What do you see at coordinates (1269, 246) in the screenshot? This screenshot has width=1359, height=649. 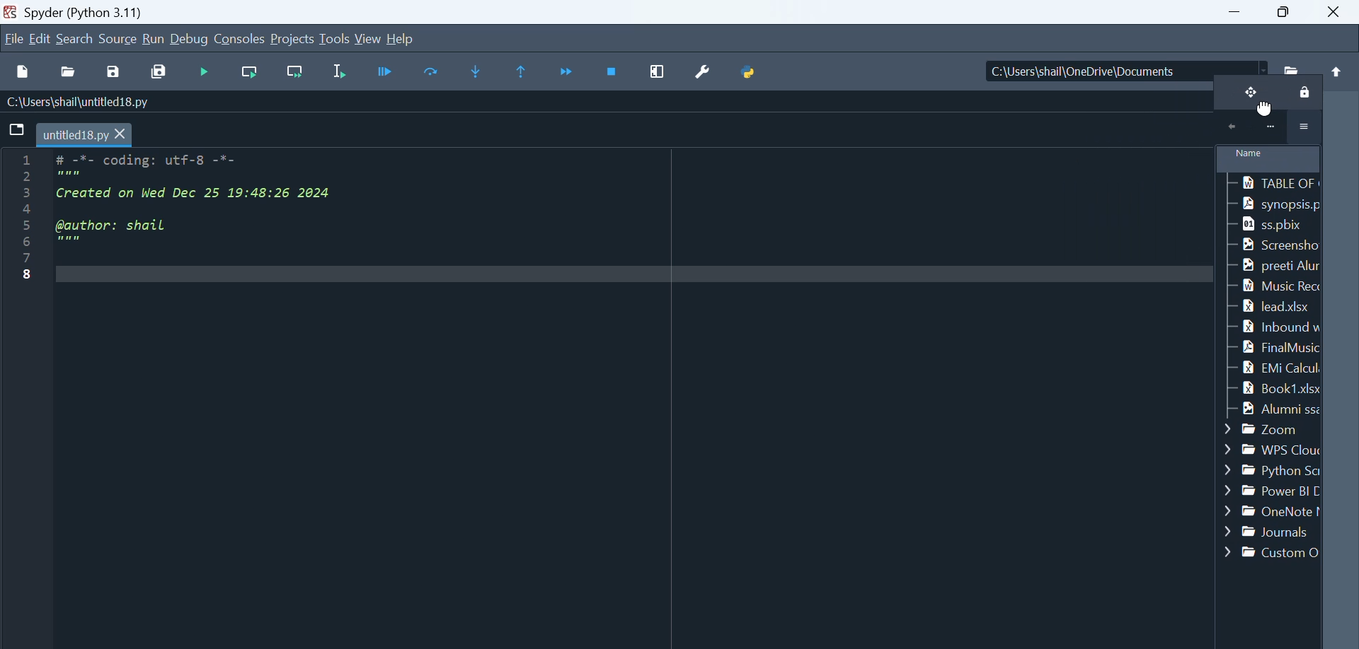 I see `Screenshot..` at bounding box center [1269, 246].